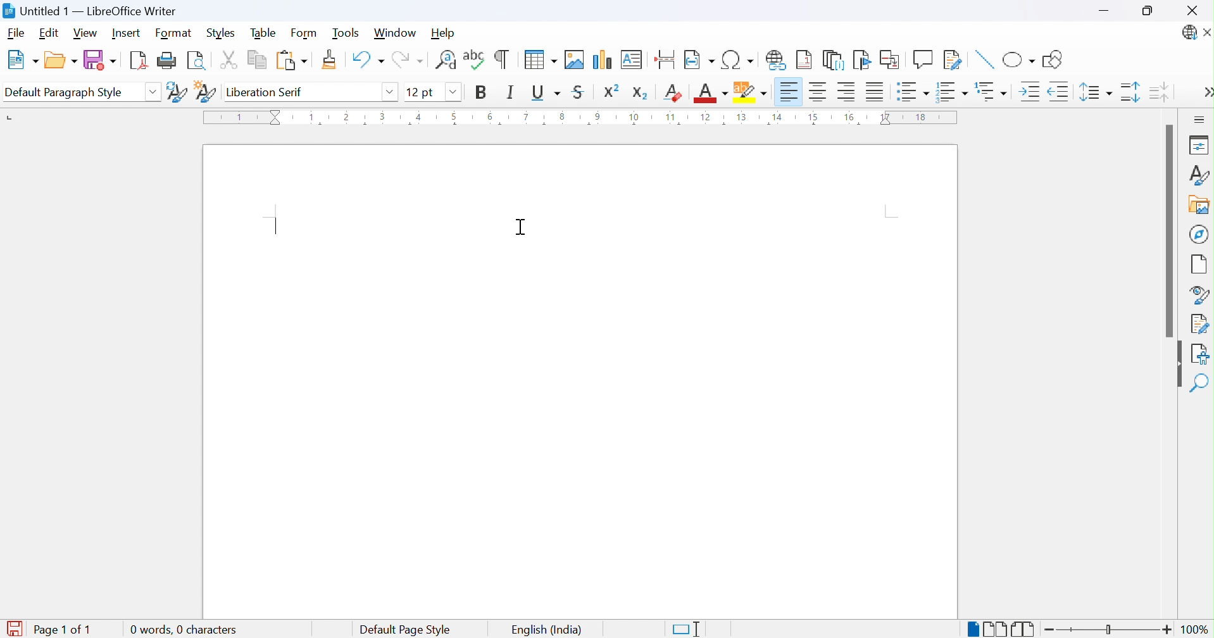 Image resolution: width=1214 pixels, height=638 pixels. I want to click on Restore down, so click(1149, 12).